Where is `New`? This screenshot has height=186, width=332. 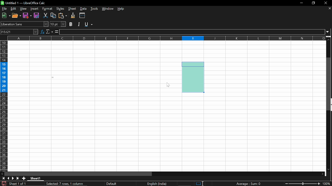
New is located at coordinates (5, 16).